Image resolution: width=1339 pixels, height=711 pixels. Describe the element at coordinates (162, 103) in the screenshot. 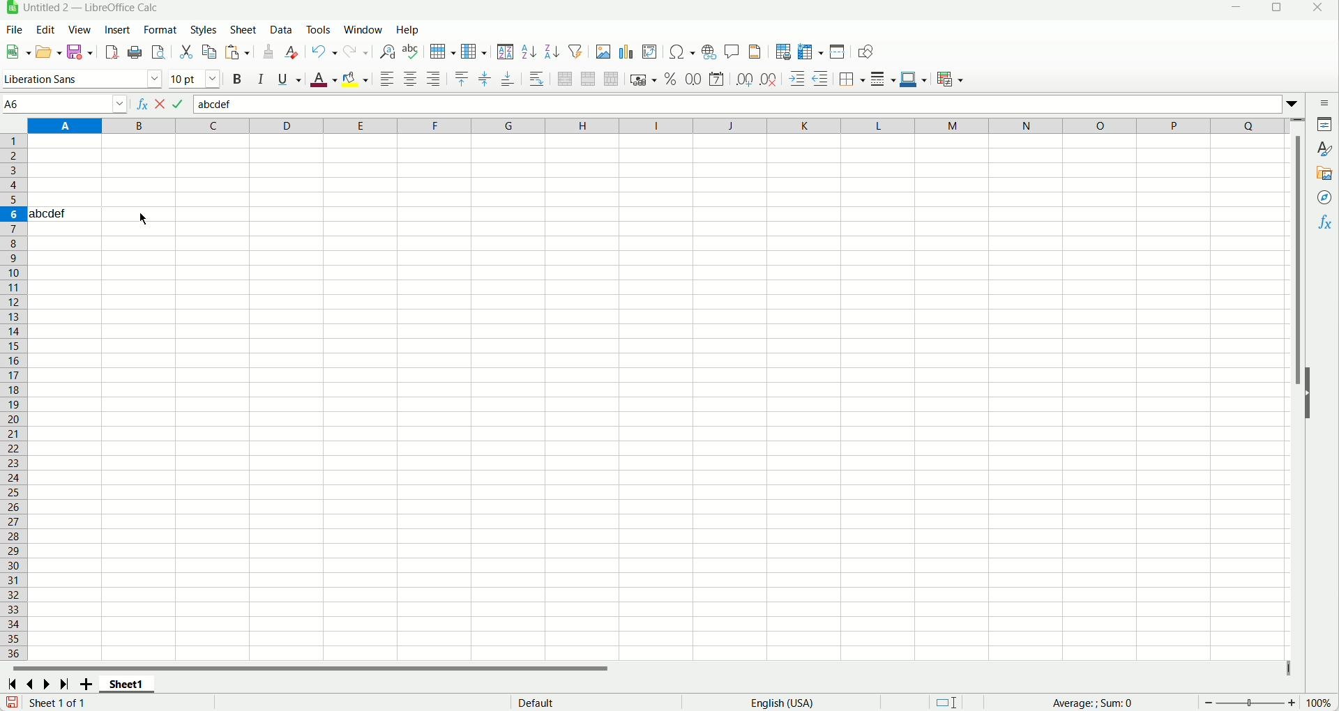

I see `cancel` at that location.